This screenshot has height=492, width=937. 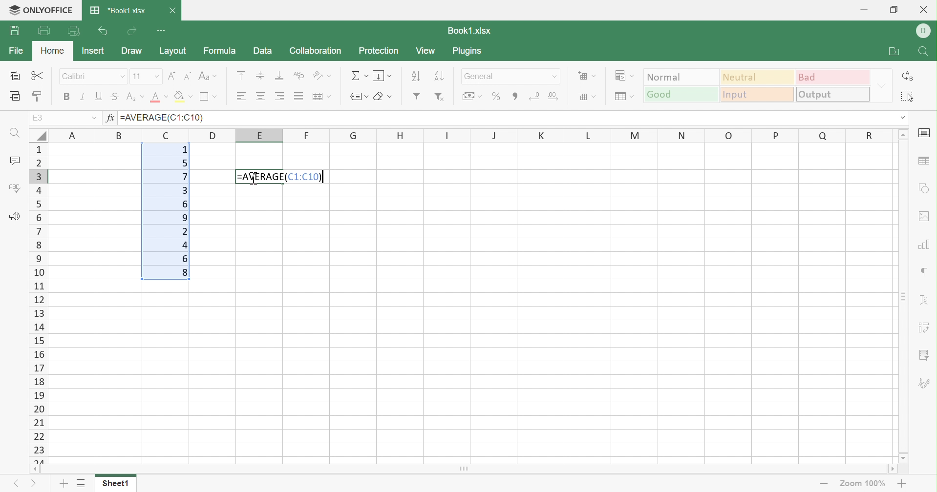 What do you see at coordinates (496, 96) in the screenshot?
I see `Percent style` at bounding box center [496, 96].